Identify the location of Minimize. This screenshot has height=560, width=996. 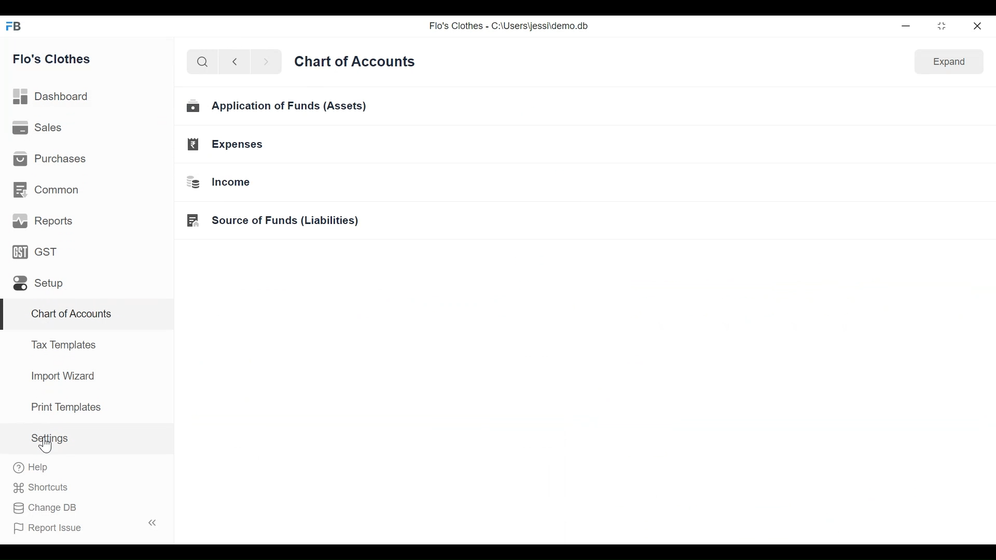
(904, 25).